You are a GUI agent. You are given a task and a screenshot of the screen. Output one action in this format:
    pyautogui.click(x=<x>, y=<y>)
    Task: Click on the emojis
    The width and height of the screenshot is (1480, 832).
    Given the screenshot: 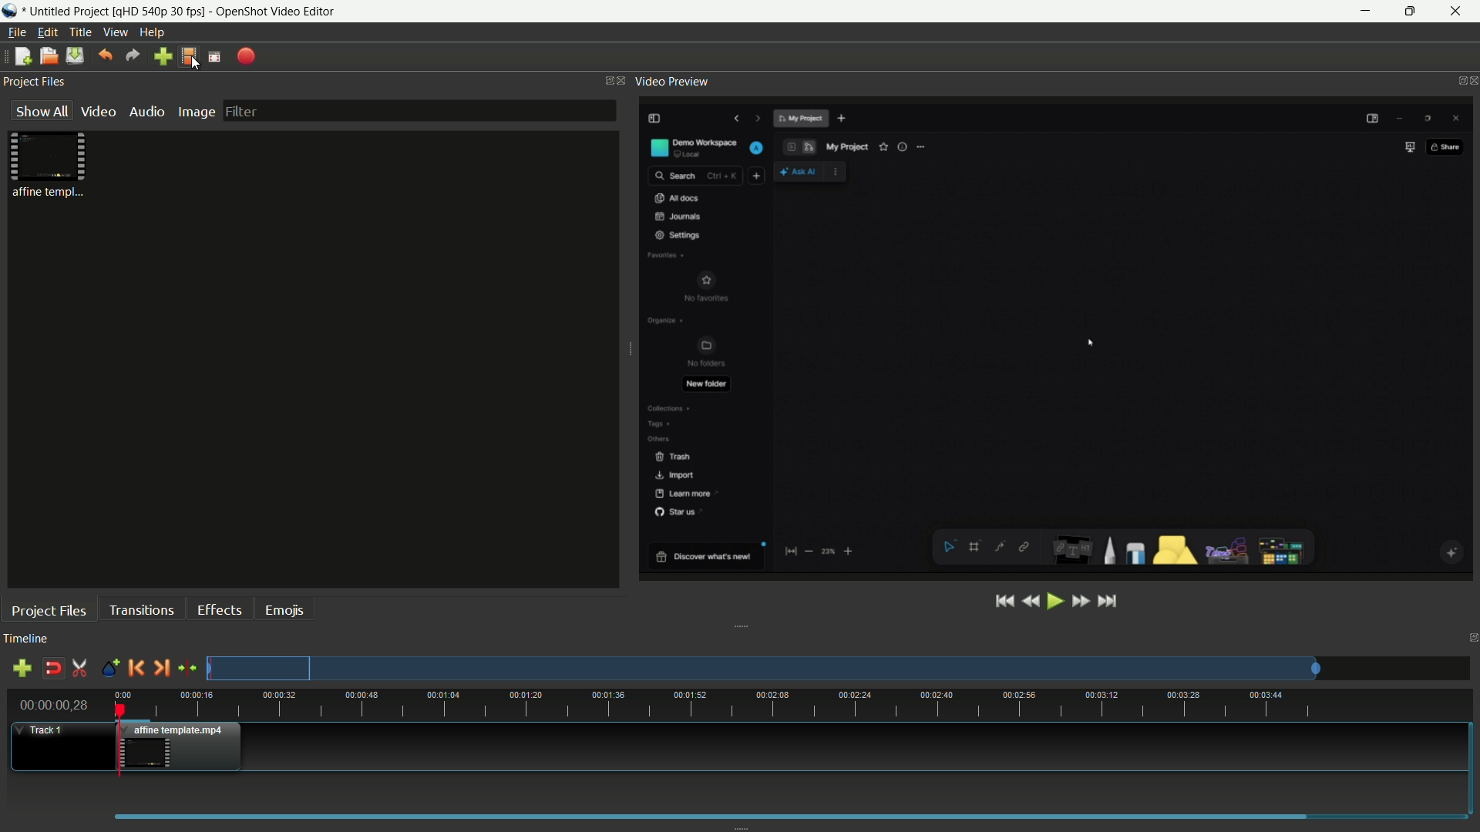 What is the action you would take?
    pyautogui.click(x=284, y=610)
    